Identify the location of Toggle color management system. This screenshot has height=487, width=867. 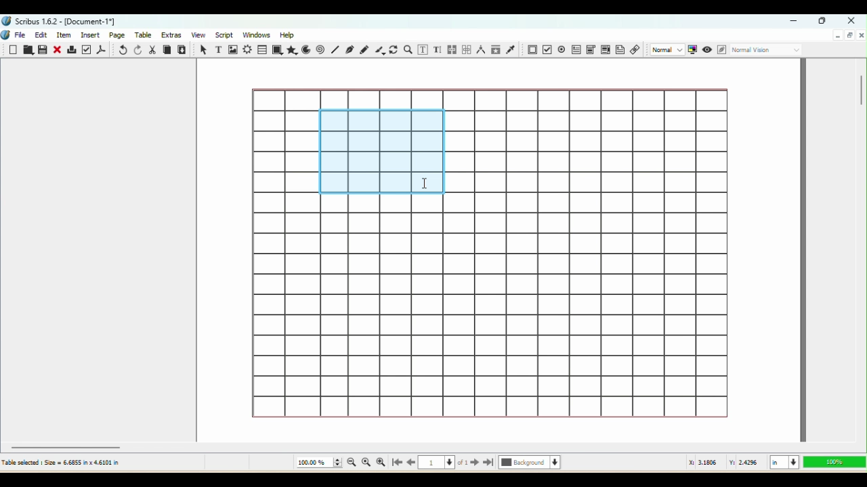
(692, 50).